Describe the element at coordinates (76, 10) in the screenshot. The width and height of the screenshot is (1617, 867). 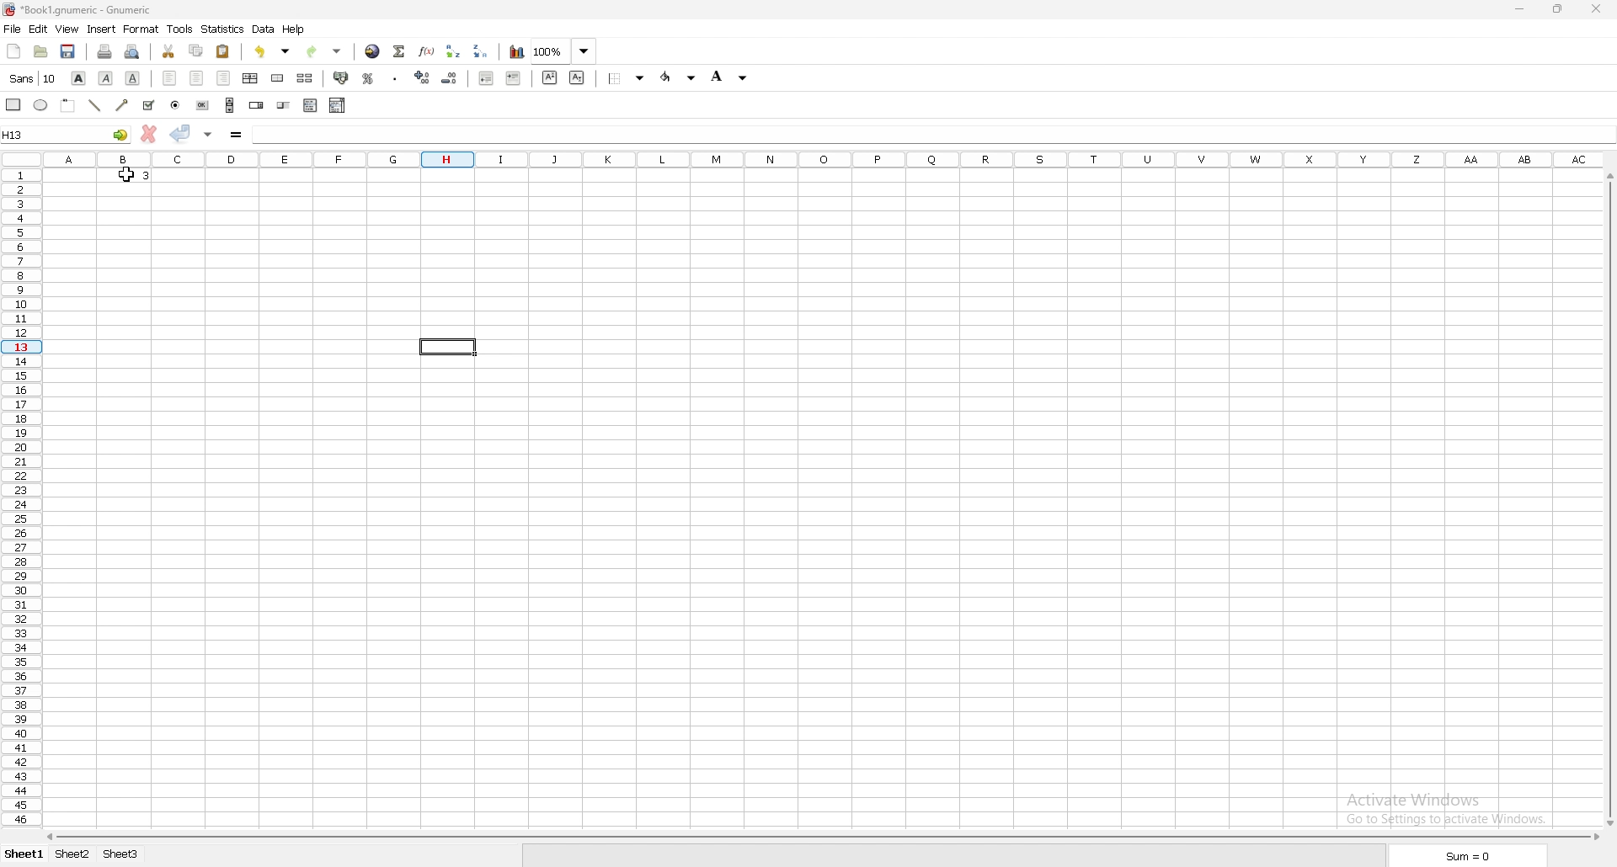
I see `file name` at that location.